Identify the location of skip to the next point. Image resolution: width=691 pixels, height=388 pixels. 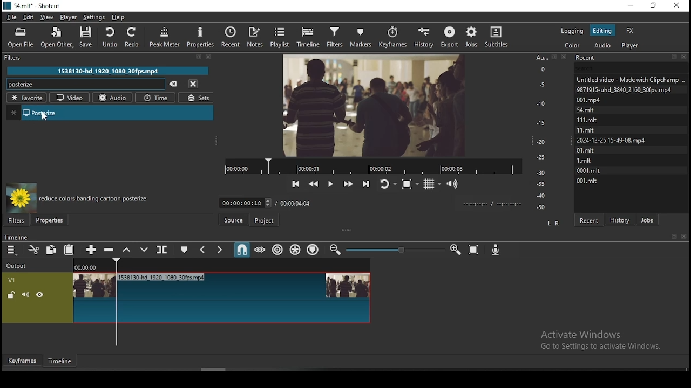
(365, 184).